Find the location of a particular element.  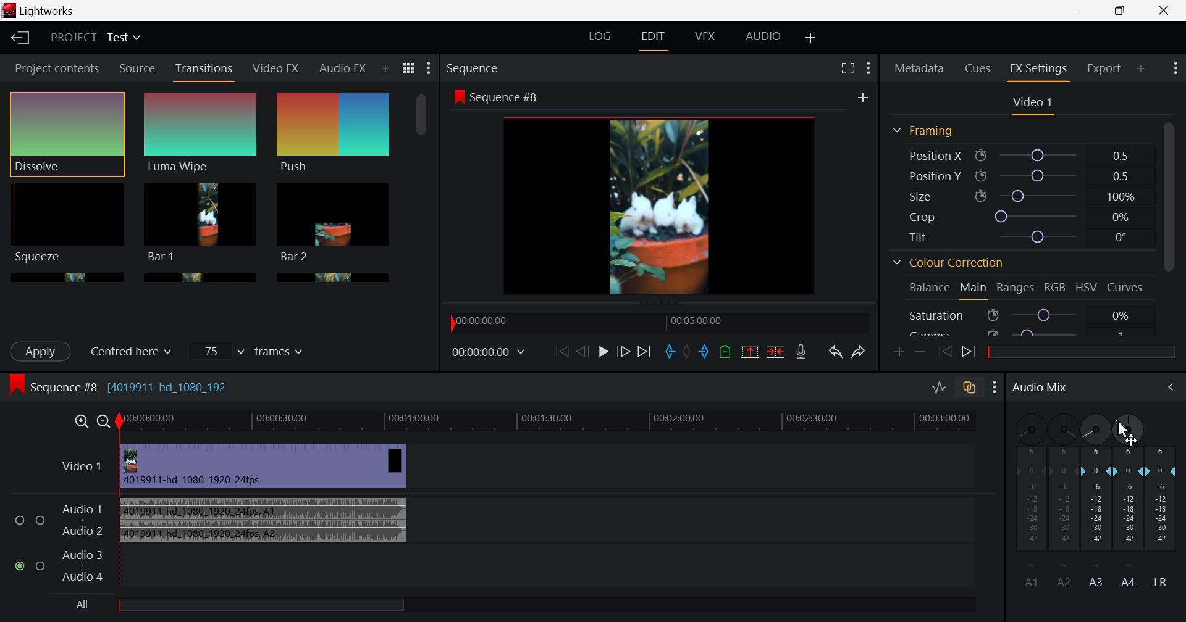

Add Layout is located at coordinates (809, 37).